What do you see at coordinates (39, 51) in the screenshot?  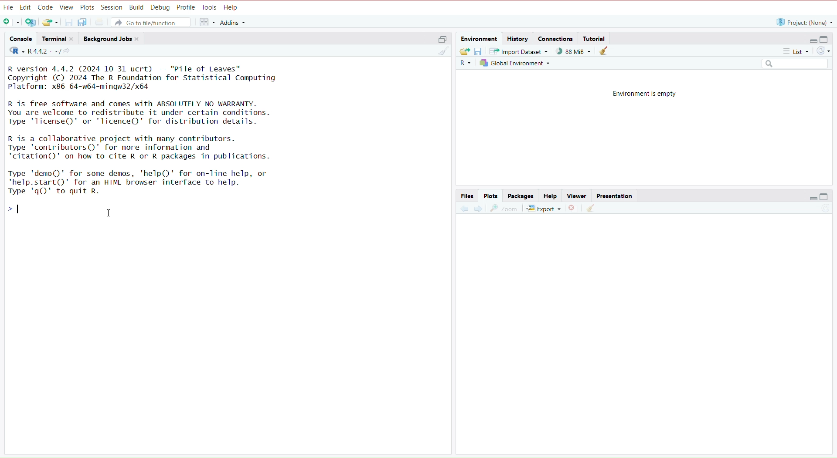 I see `R442. ~/` at bounding box center [39, 51].